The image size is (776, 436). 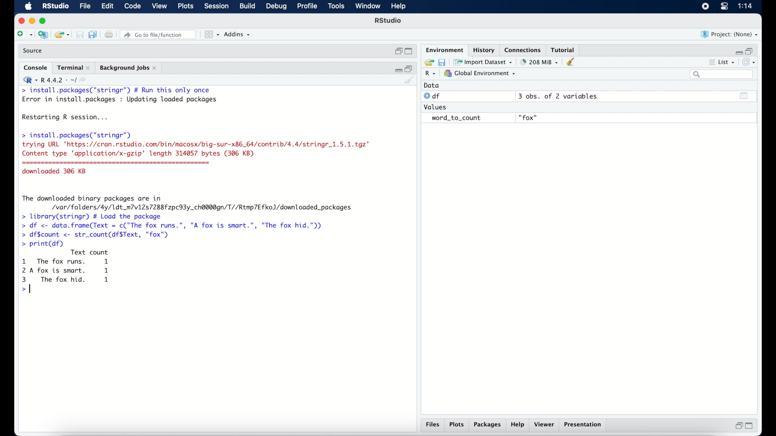 I want to click on clear console, so click(x=572, y=62).